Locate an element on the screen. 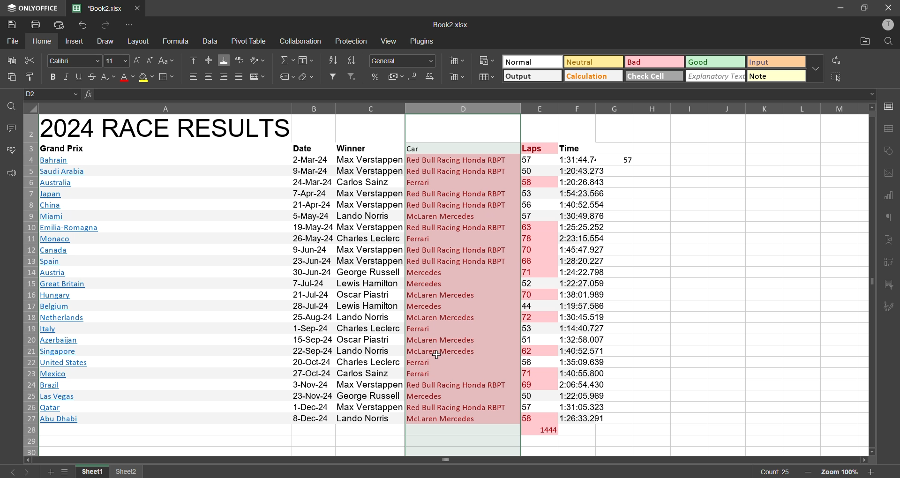  clear is located at coordinates (307, 77).